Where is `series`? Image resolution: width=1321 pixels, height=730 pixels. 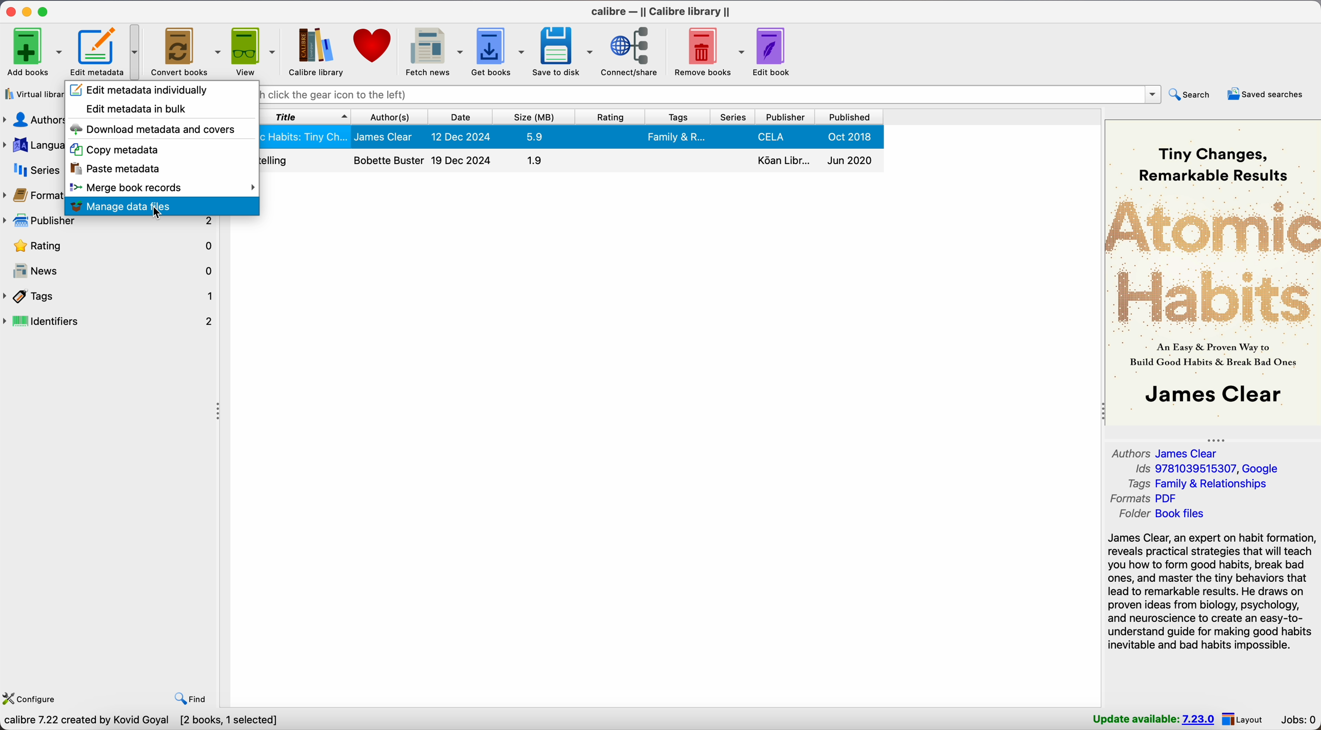 series is located at coordinates (31, 169).